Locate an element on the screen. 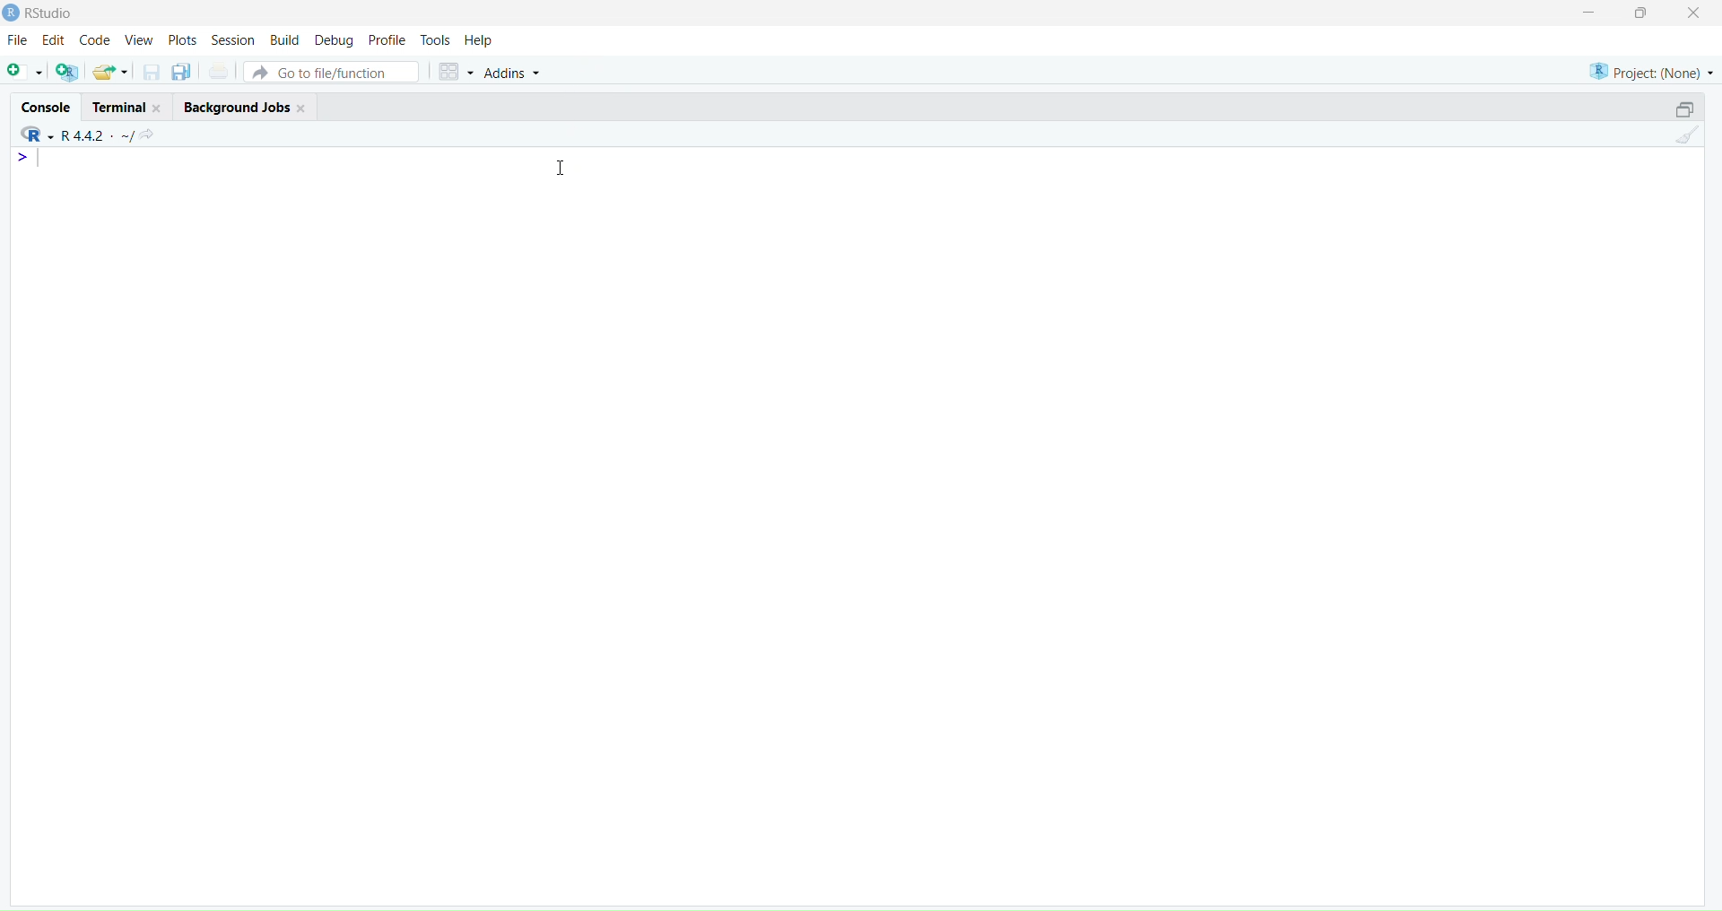  new script is located at coordinates (26, 72).